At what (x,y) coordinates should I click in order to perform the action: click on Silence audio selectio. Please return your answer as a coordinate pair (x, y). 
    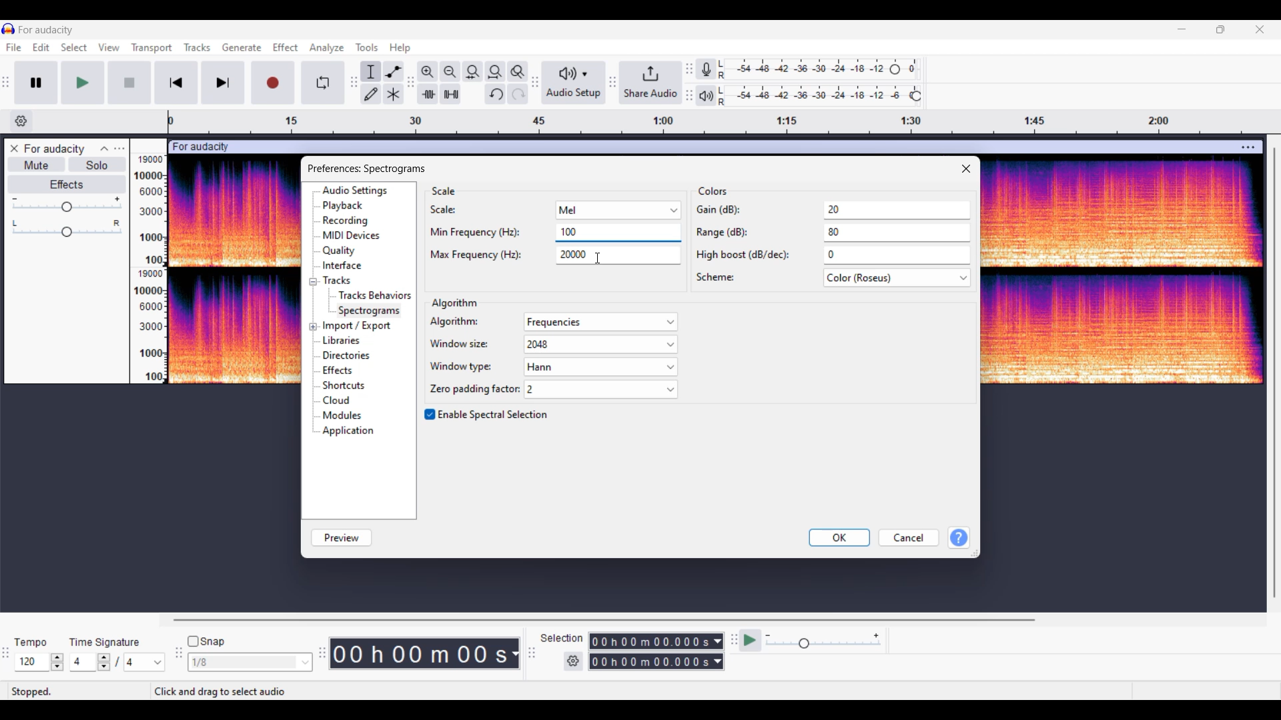
    Looking at the image, I should click on (451, 93).